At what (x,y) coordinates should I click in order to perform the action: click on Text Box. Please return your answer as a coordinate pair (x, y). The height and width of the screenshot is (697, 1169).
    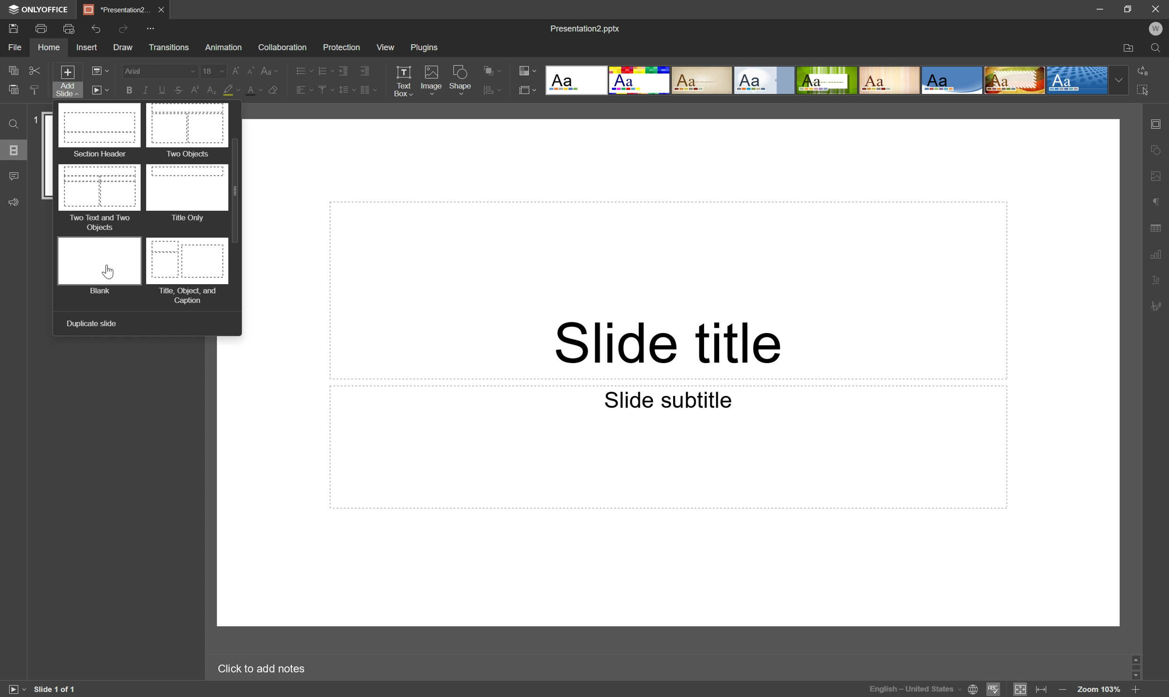
    Looking at the image, I should click on (406, 79).